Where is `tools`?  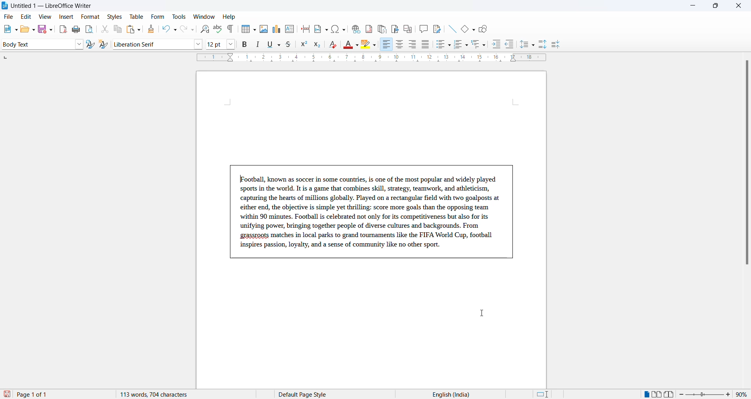 tools is located at coordinates (179, 17).